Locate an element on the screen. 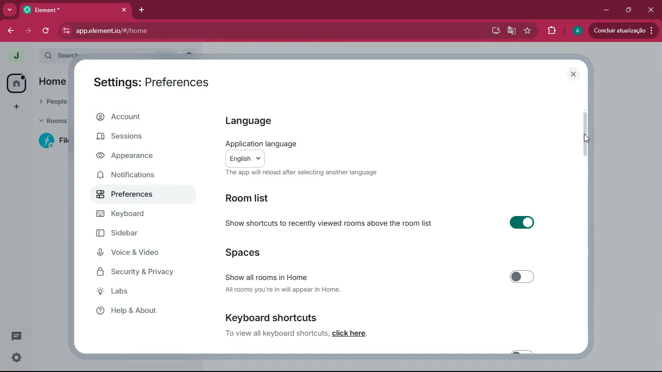 The width and height of the screenshot is (662, 372). keyboard shortcuts is located at coordinates (284, 317).